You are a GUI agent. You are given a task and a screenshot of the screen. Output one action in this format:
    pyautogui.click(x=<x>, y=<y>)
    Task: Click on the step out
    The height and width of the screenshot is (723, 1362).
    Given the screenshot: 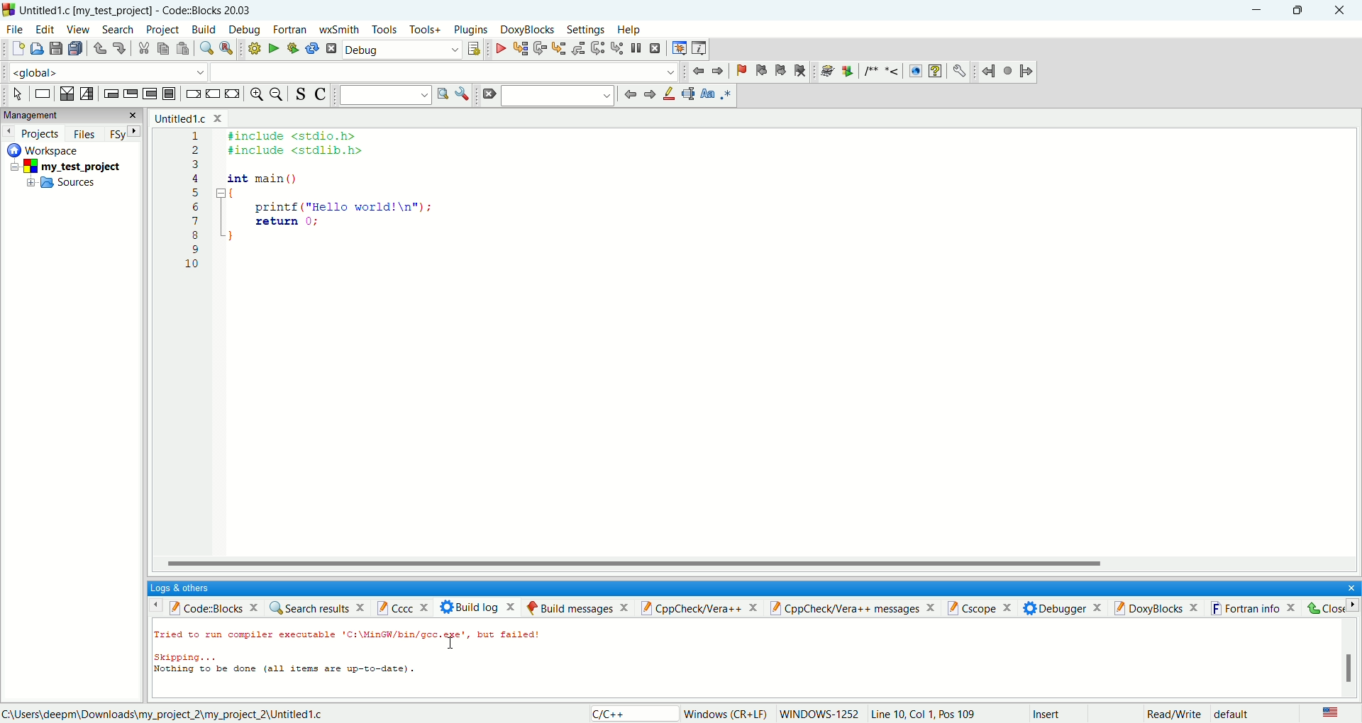 What is the action you would take?
    pyautogui.click(x=578, y=48)
    